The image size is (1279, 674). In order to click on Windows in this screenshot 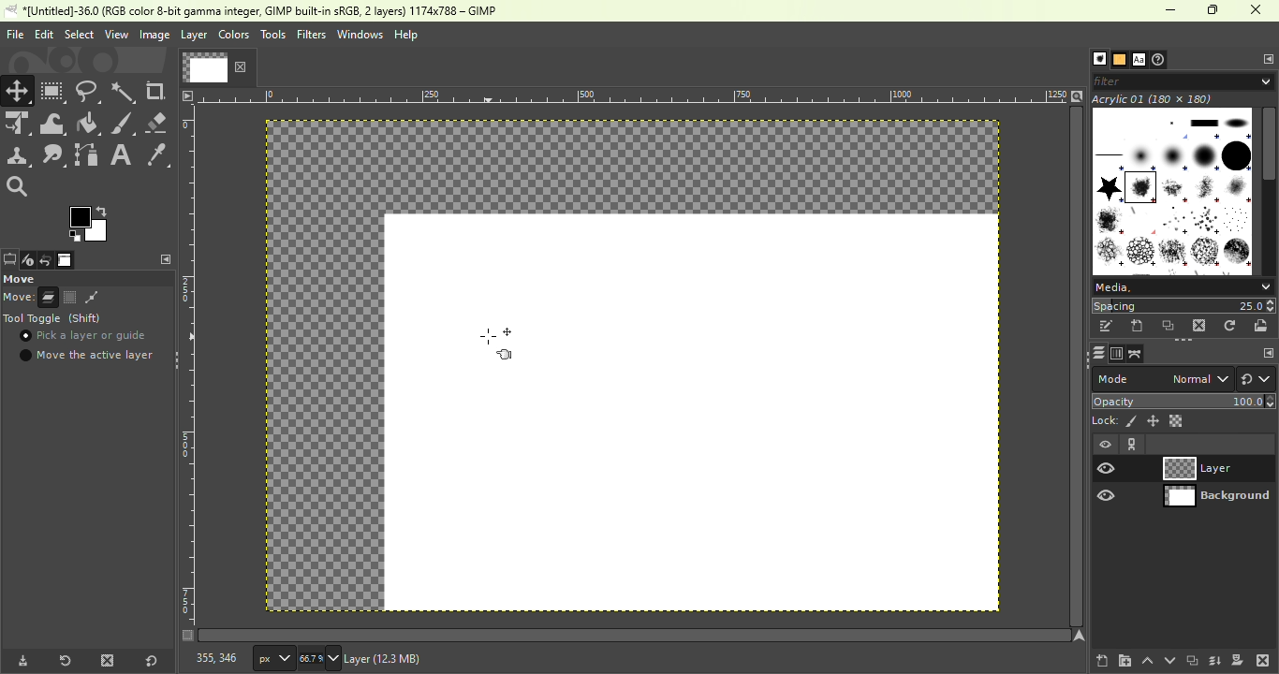, I will do `click(360, 35)`.